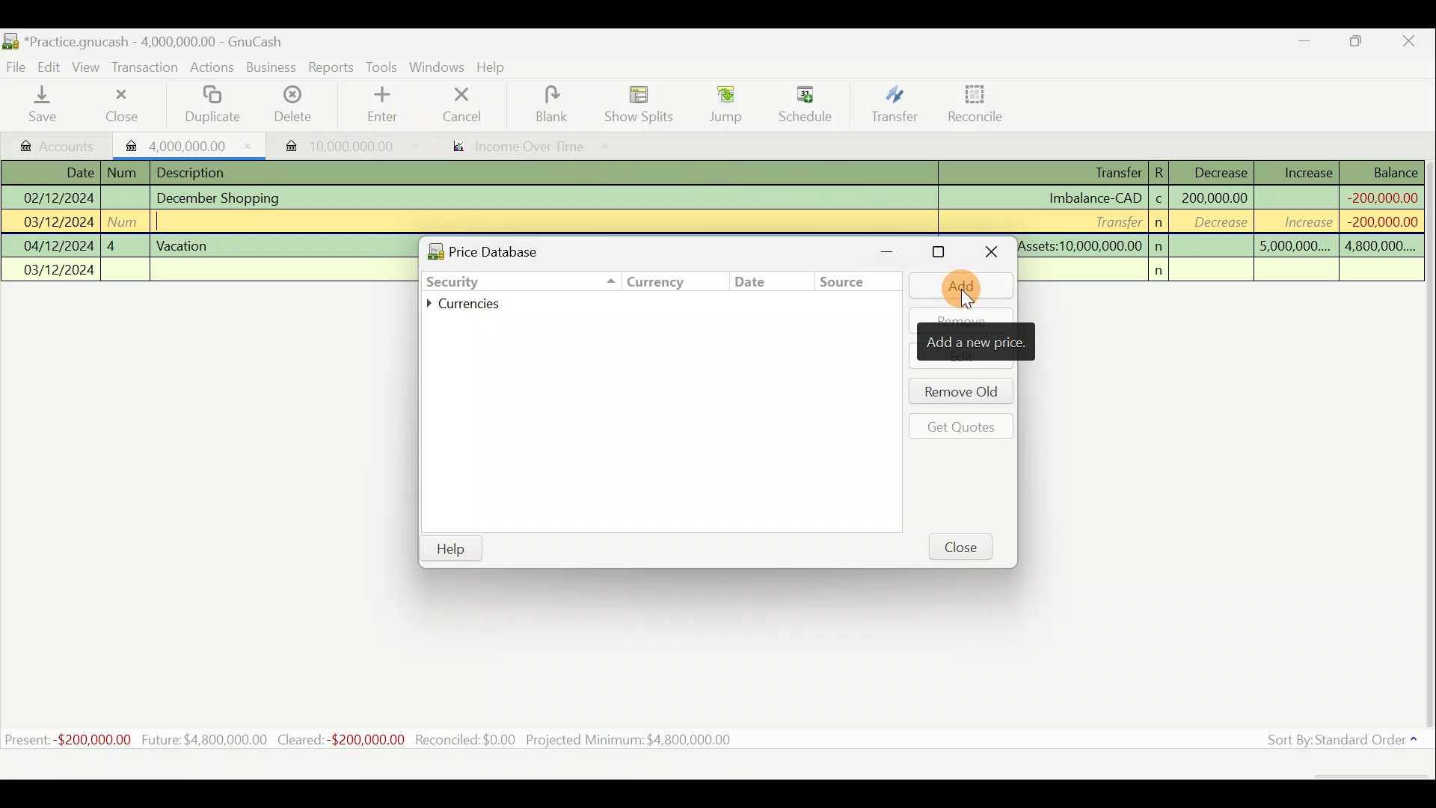 Image resolution: width=1436 pixels, height=808 pixels. What do you see at coordinates (562, 104) in the screenshot?
I see `blank` at bounding box center [562, 104].